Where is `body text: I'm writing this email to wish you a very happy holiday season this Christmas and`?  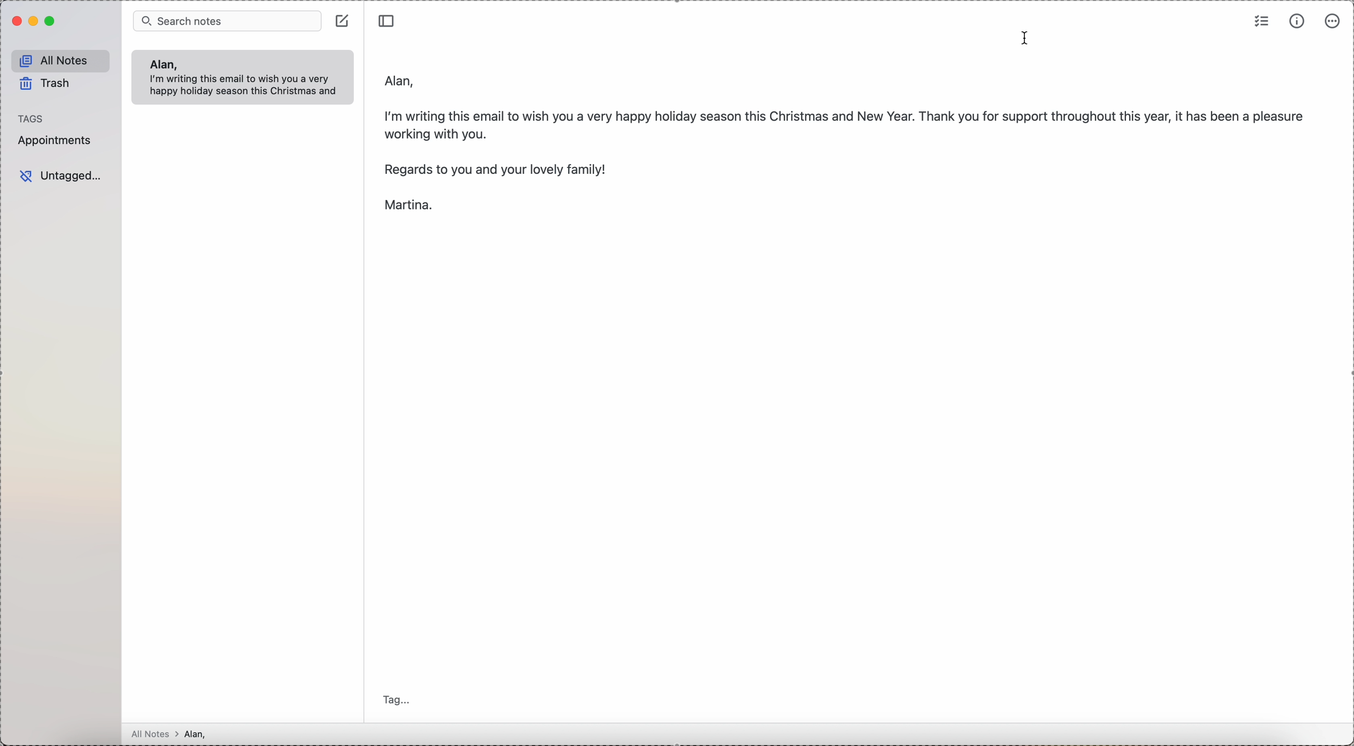 body text: I'm writing this email to wish you a very happy holiday season this Christmas and is located at coordinates (247, 87).